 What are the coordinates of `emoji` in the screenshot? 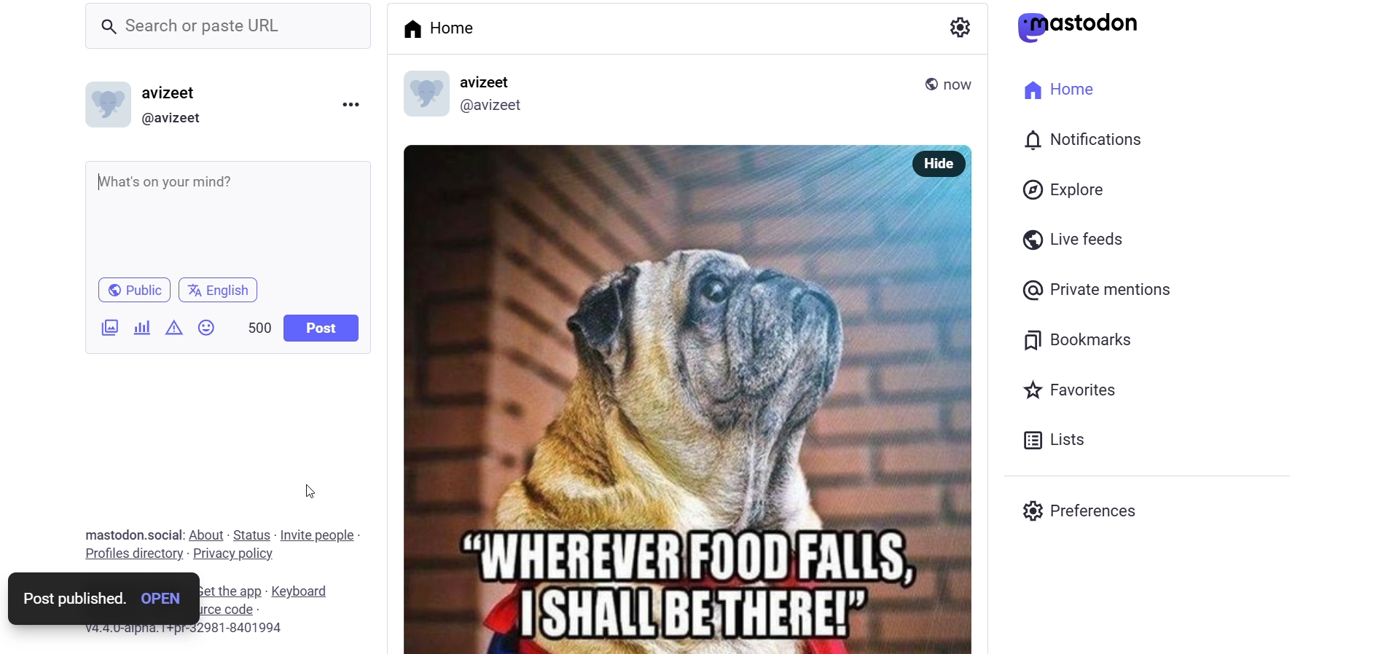 It's located at (209, 326).